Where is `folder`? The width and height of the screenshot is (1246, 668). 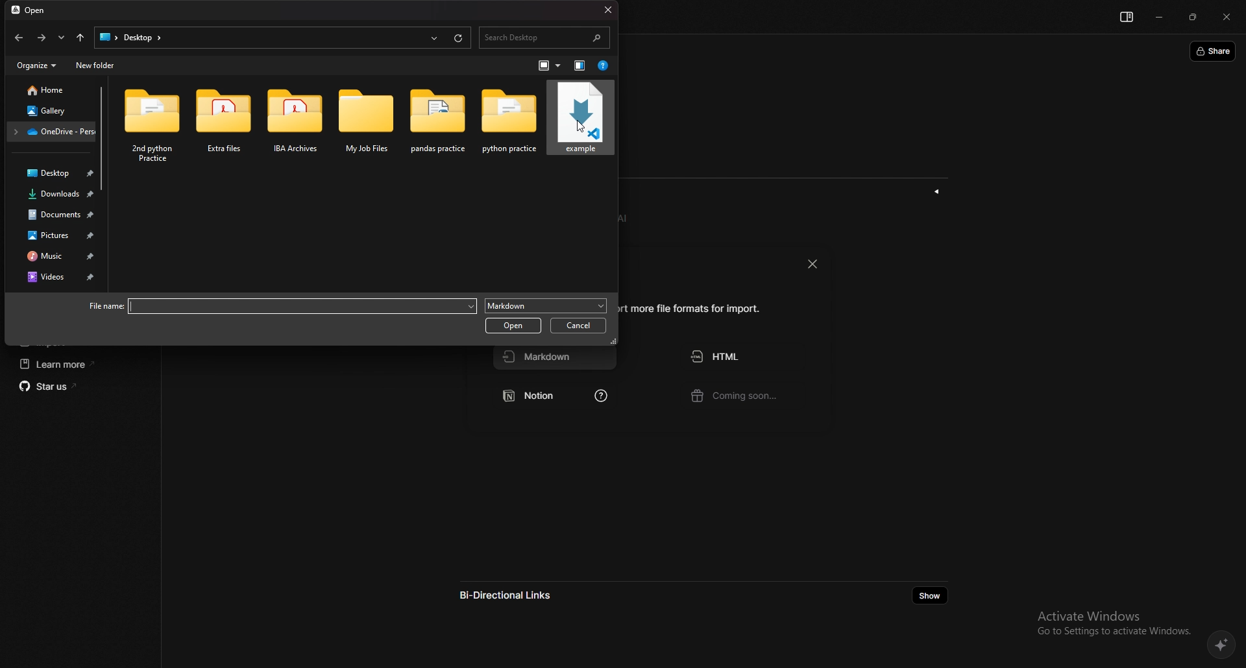
folder is located at coordinates (438, 127).